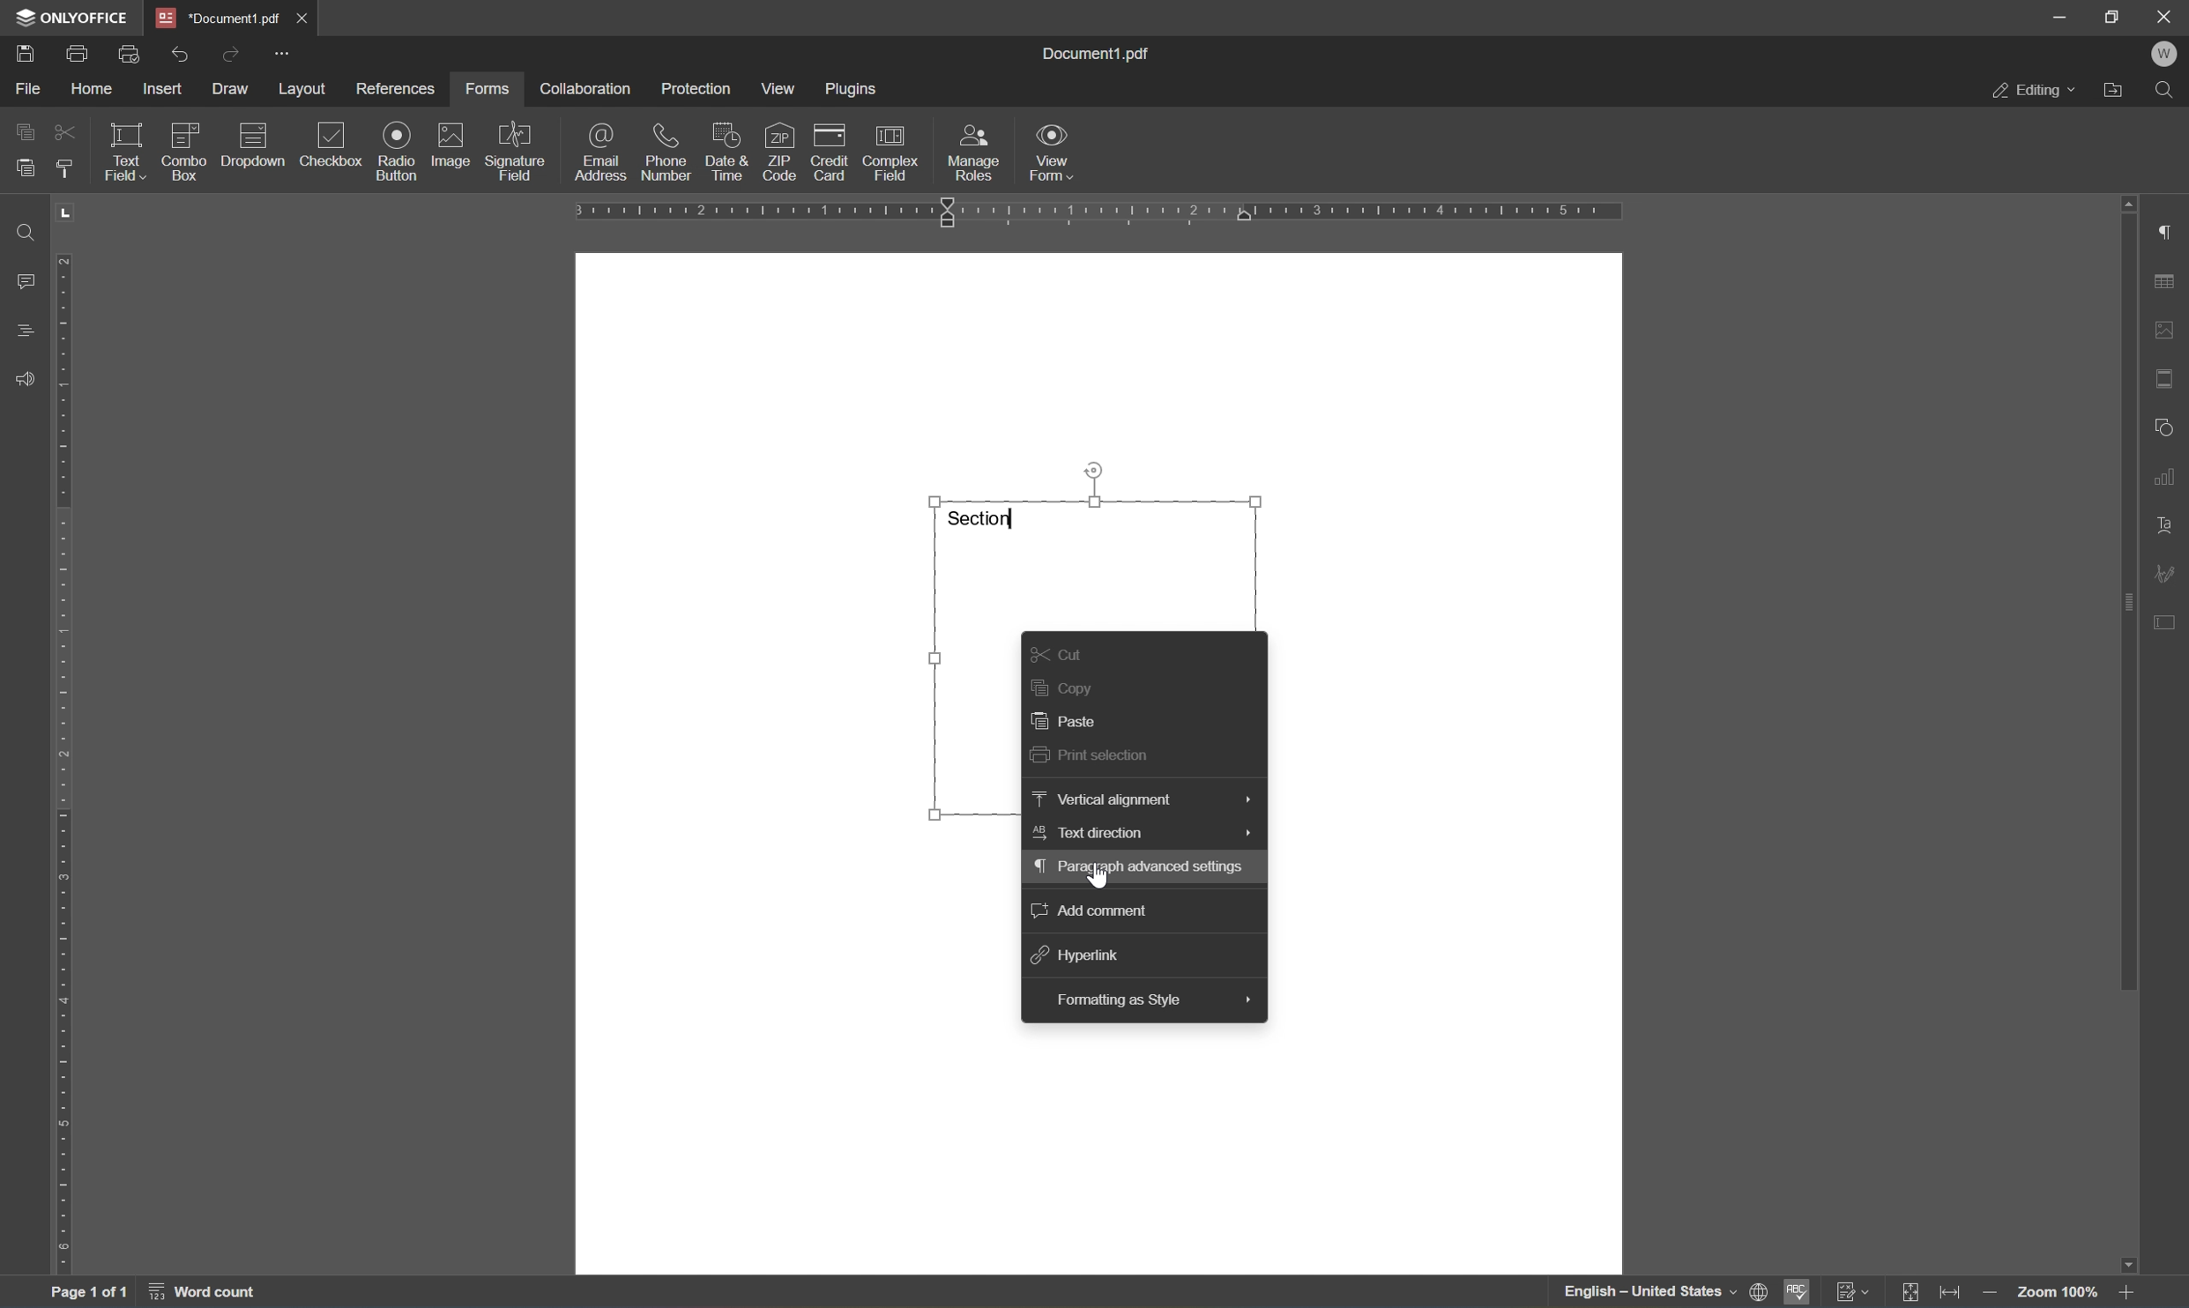  What do you see at coordinates (63, 168) in the screenshot?
I see `copy style` at bounding box center [63, 168].